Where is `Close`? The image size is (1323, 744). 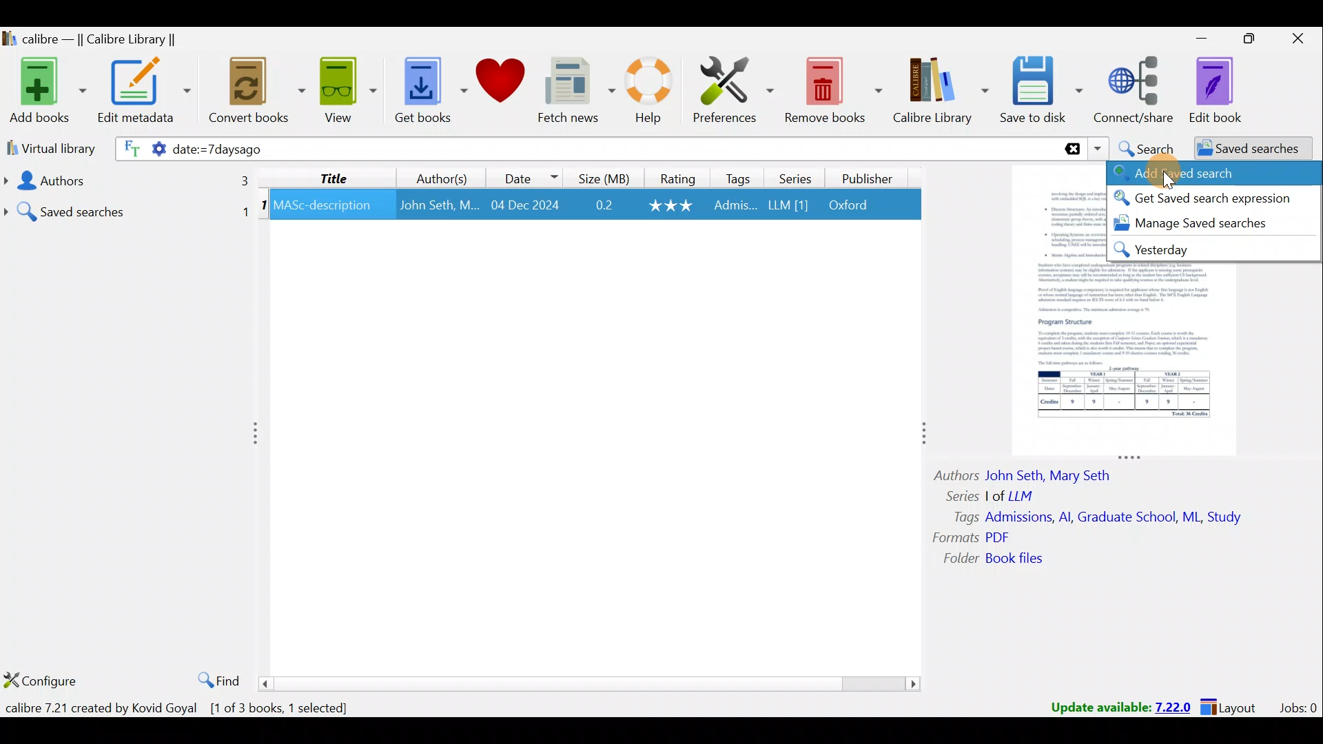
Close is located at coordinates (1295, 41).